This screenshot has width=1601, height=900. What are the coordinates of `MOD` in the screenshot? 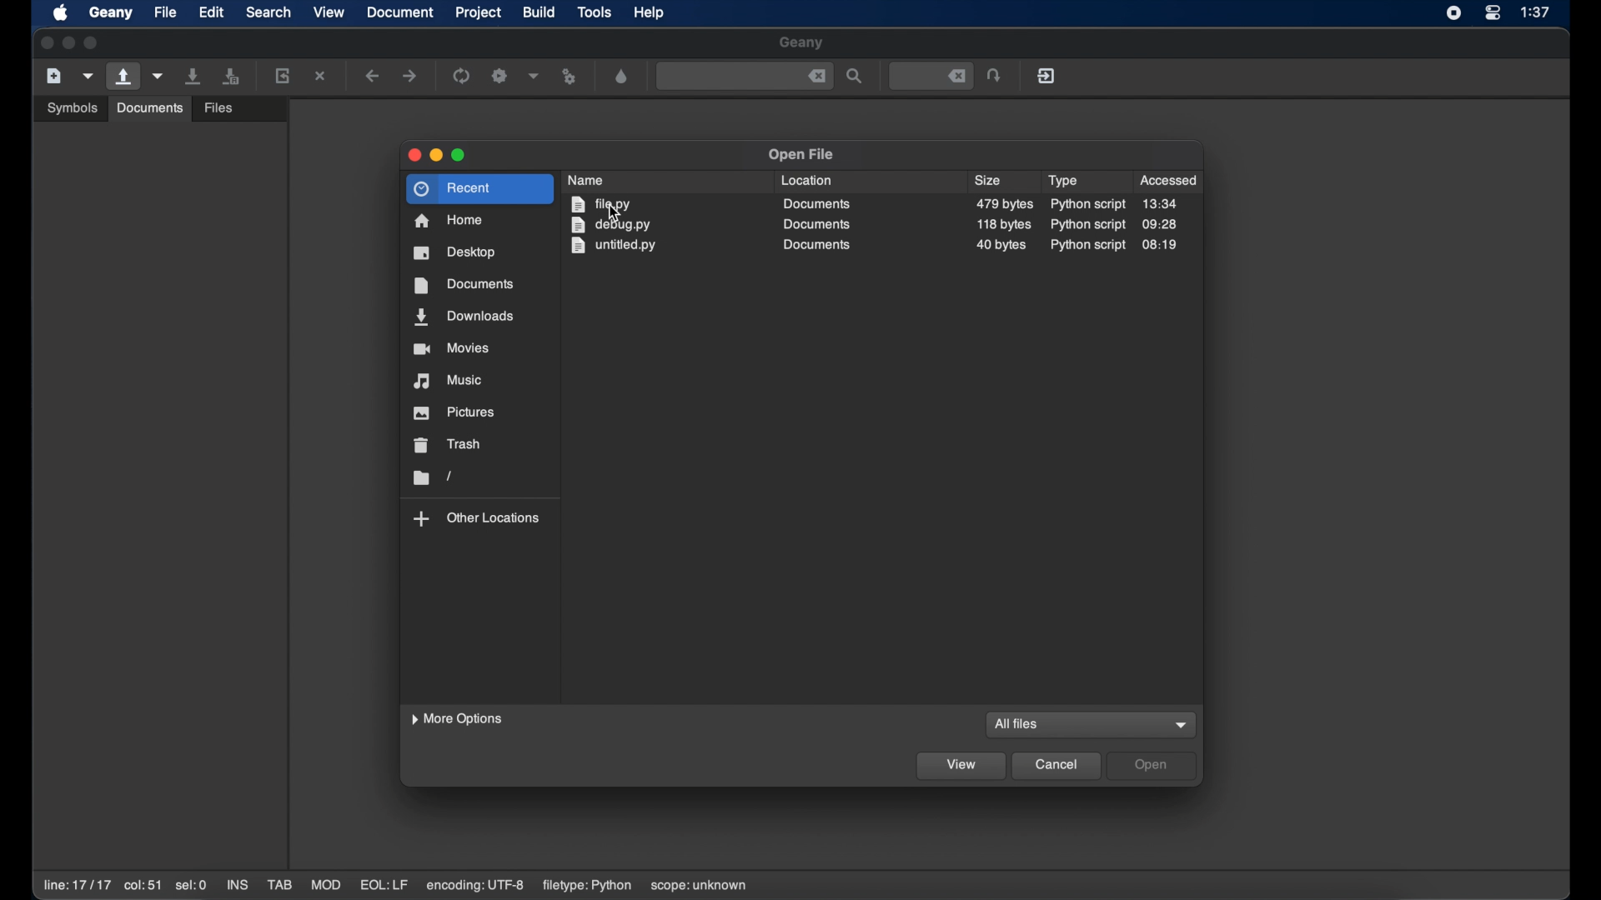 It's located at (326, 885).